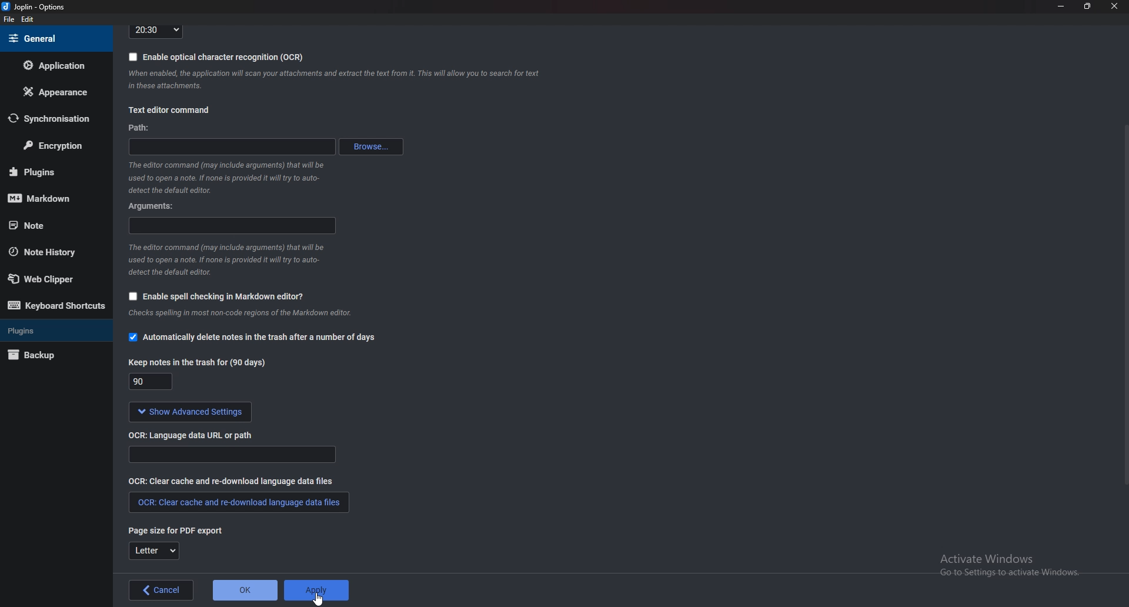 The width and height of the screenshot is (1129, 607). What do you see at coordinates (199, 362) in the screenshot?
I see `Keep notes in the trash for` at bounding box center [199, 362].